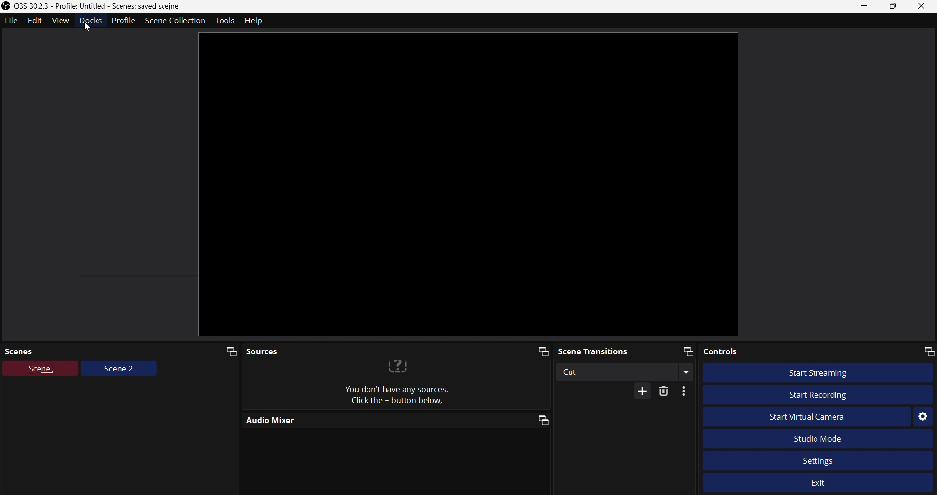 The width and height of the screenshot is (937, 495). Describe the element at coordinates (826, 484) in the screenshot. I see `Exit` at that location.